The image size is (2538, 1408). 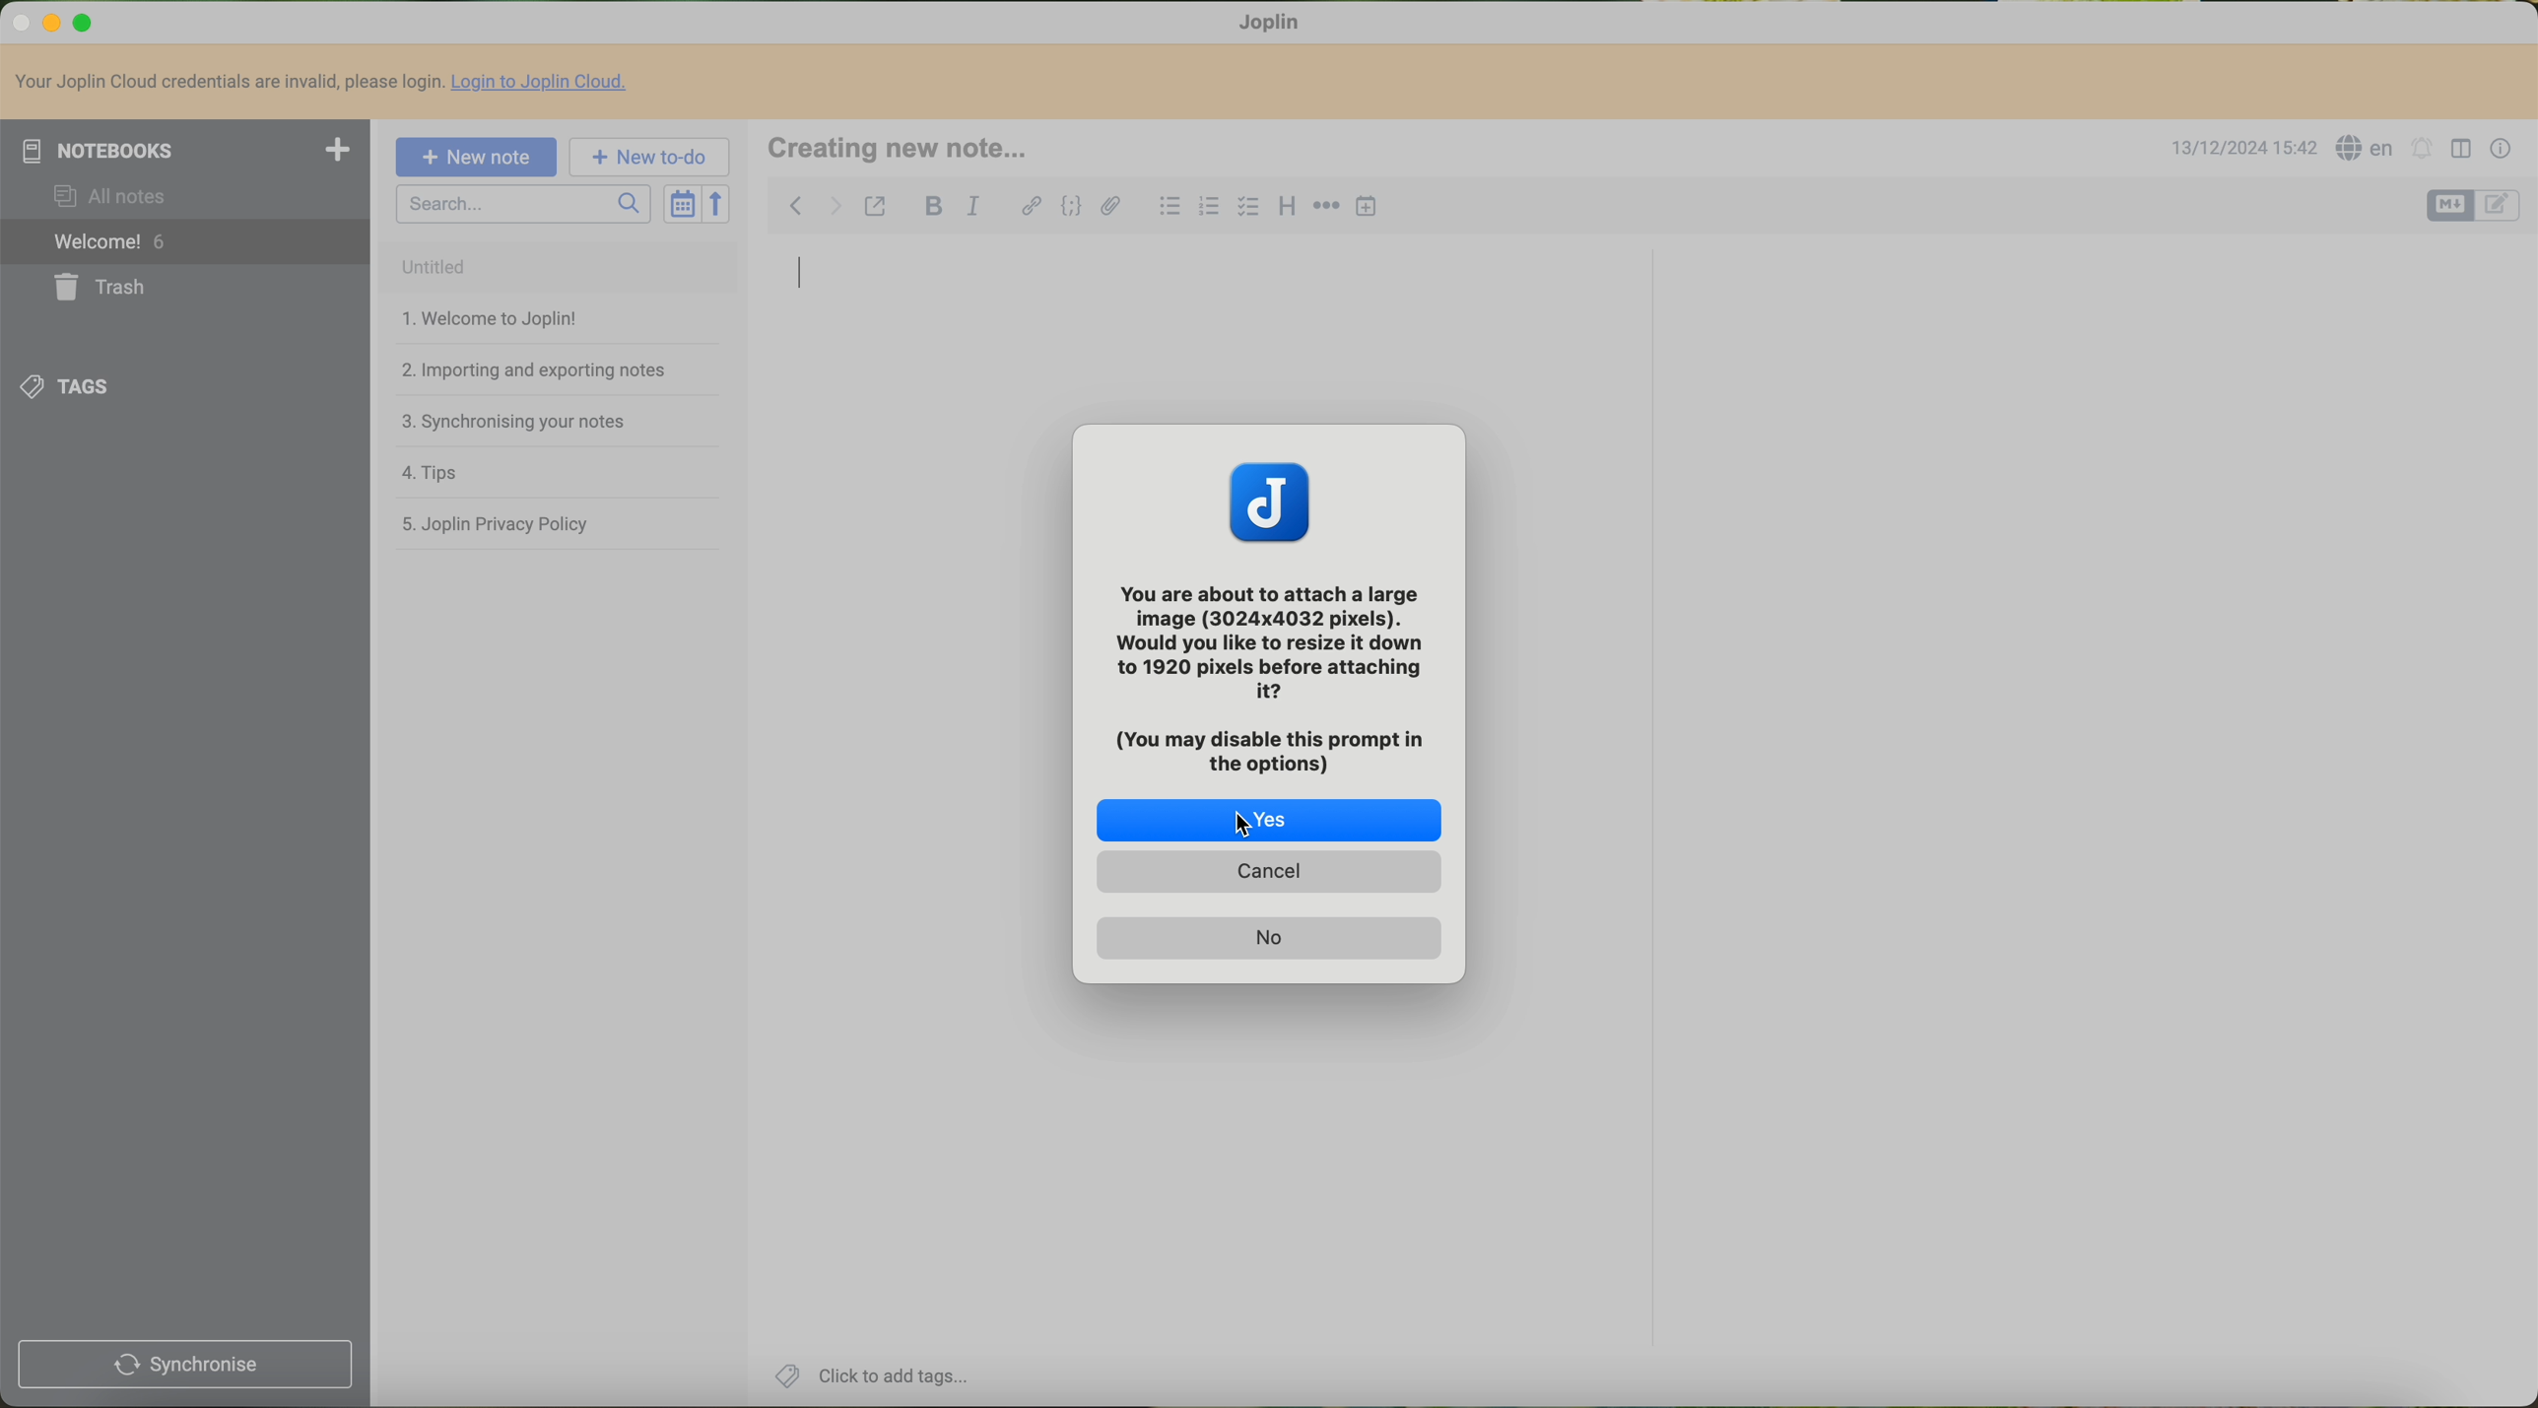 What do you see at coordinates (1268, 821) in the screenshot?
I see `click on yes` at bounding box center [1268, 821].